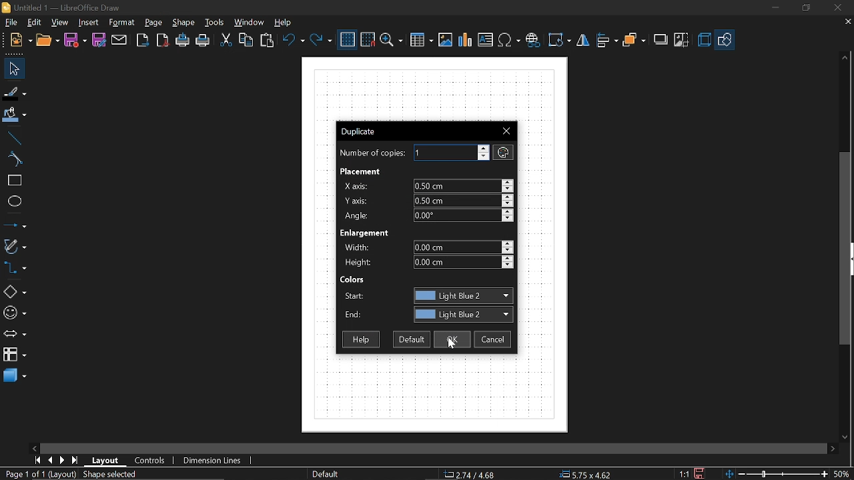 Image resolution: width=854 pixels, height=480 pixels. What do you see at coordinates (21, 41) in the screenshot?
I see `New` at bounding box center [21, 41].